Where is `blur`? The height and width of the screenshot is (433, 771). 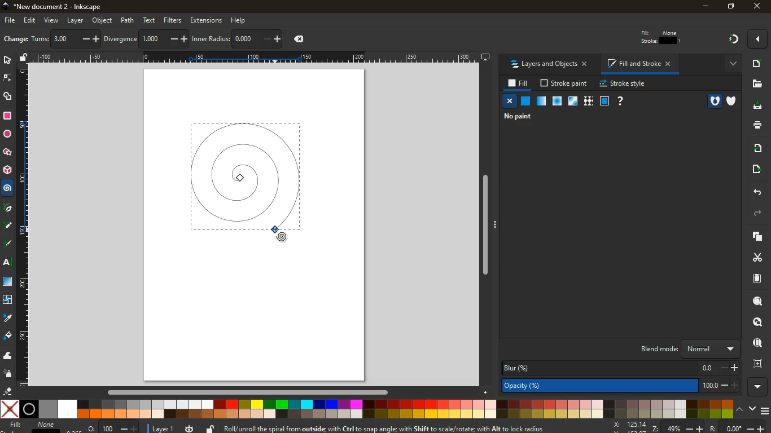
blur is located at coordinates (620, 368).